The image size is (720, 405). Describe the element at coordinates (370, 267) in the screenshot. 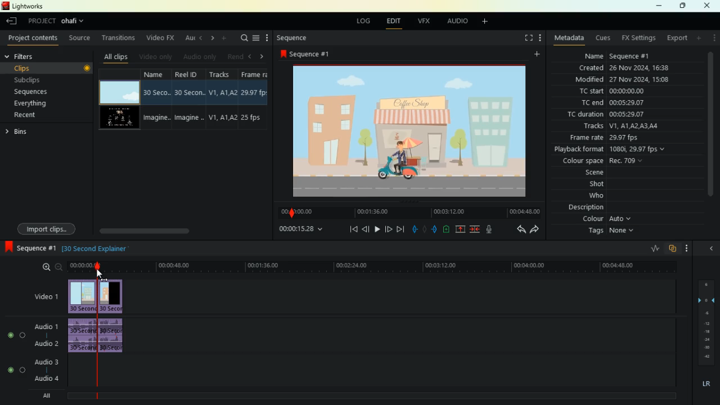

I see `` at that location.